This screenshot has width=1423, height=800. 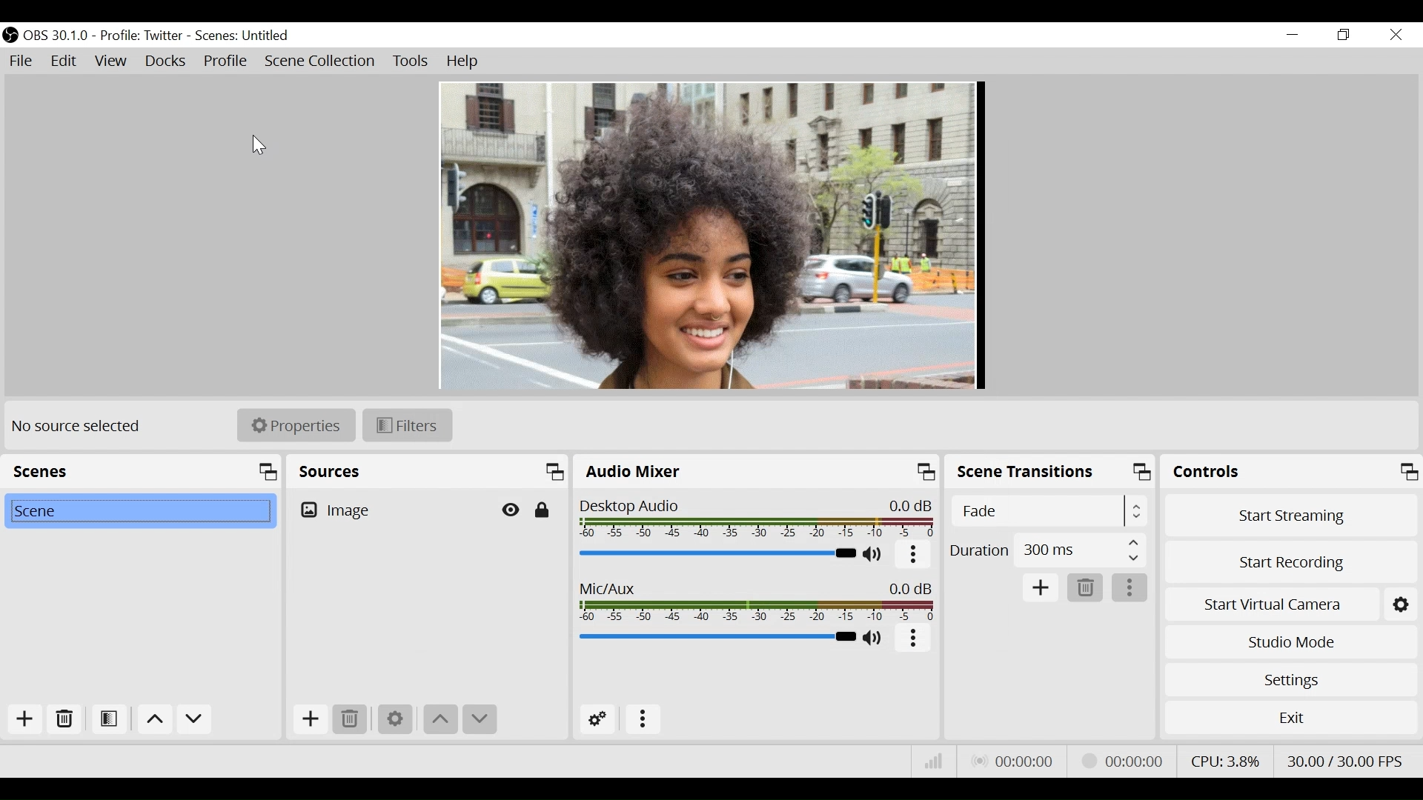 I want to click on Scenes Panel, so click(x=141, y=471).